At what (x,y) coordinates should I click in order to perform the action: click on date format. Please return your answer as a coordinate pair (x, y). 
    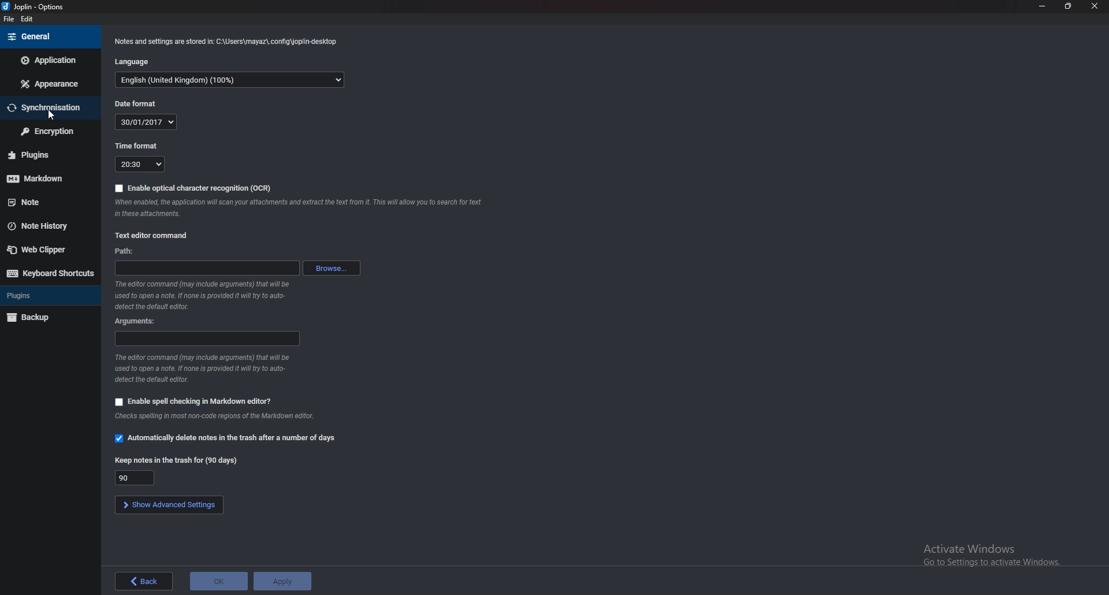
    Looking at the image, I should click on (137, 103).